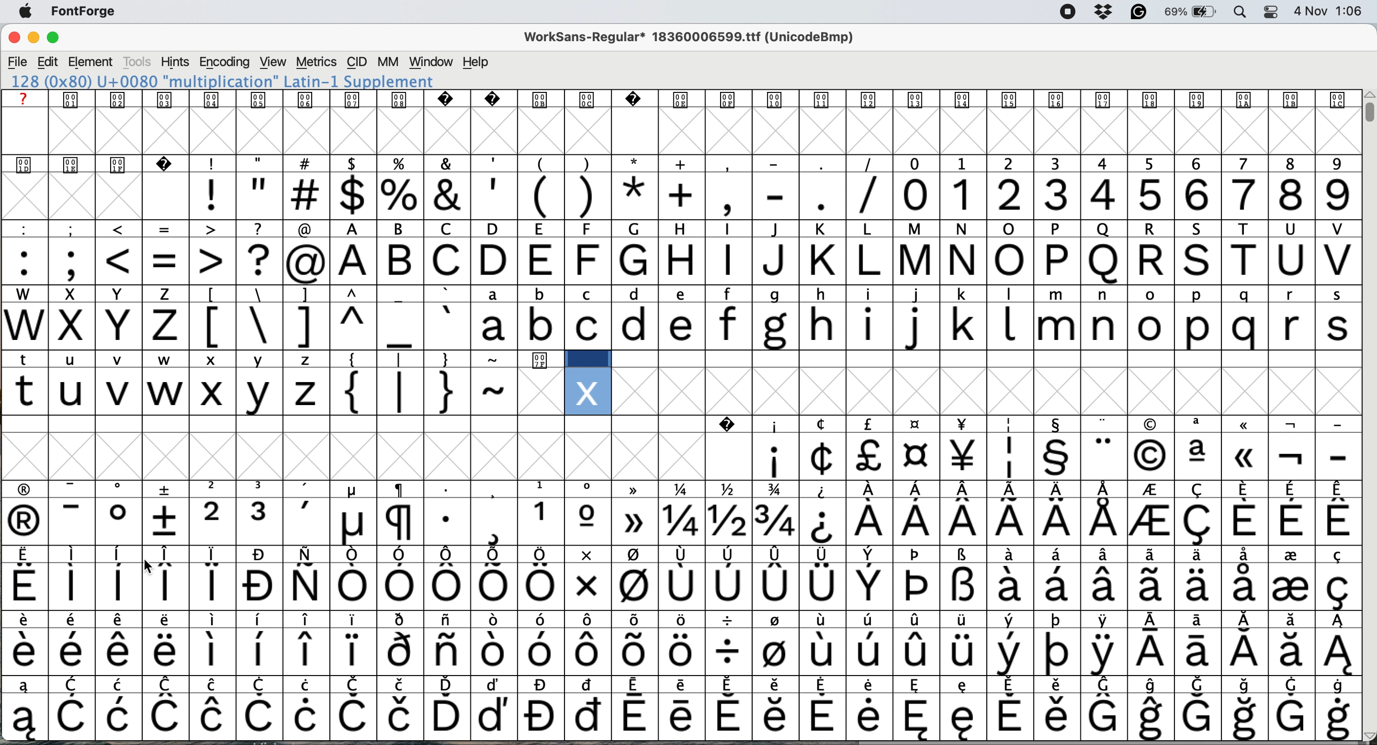  What do you see at coordinates (679, 522) in the screenshot?
I see `special characters` at bounding box center [679, 522].